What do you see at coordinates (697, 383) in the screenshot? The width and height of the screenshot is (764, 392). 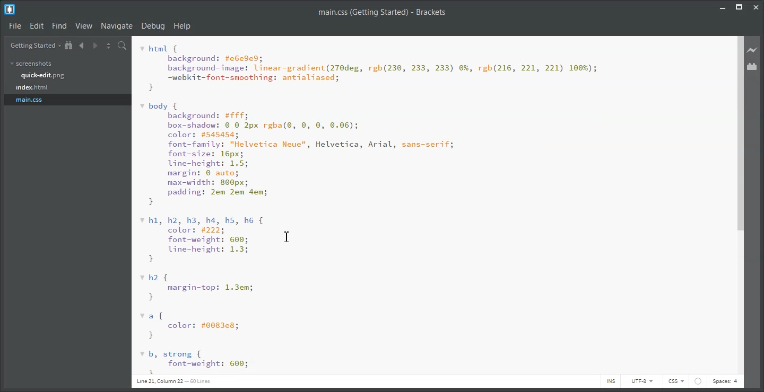 I see `web` at bounding box center [697, 383].